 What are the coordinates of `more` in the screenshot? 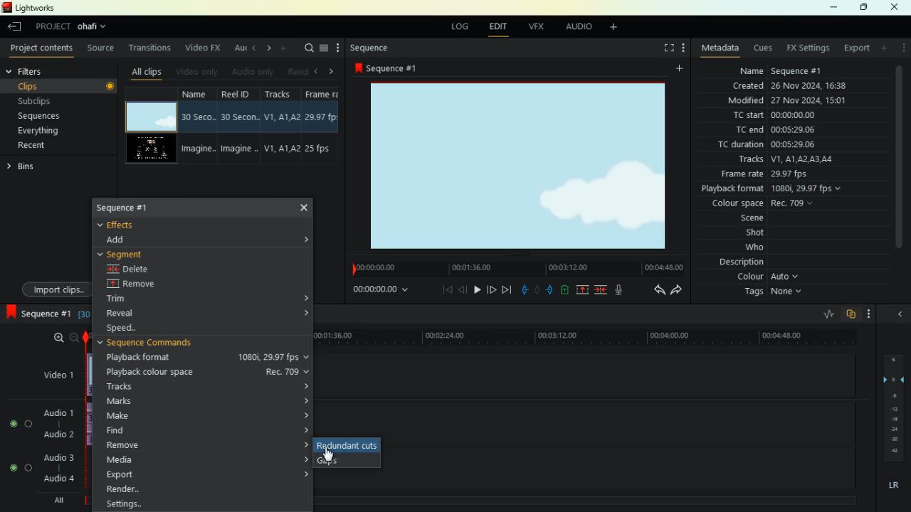 It's located at (685, 46).